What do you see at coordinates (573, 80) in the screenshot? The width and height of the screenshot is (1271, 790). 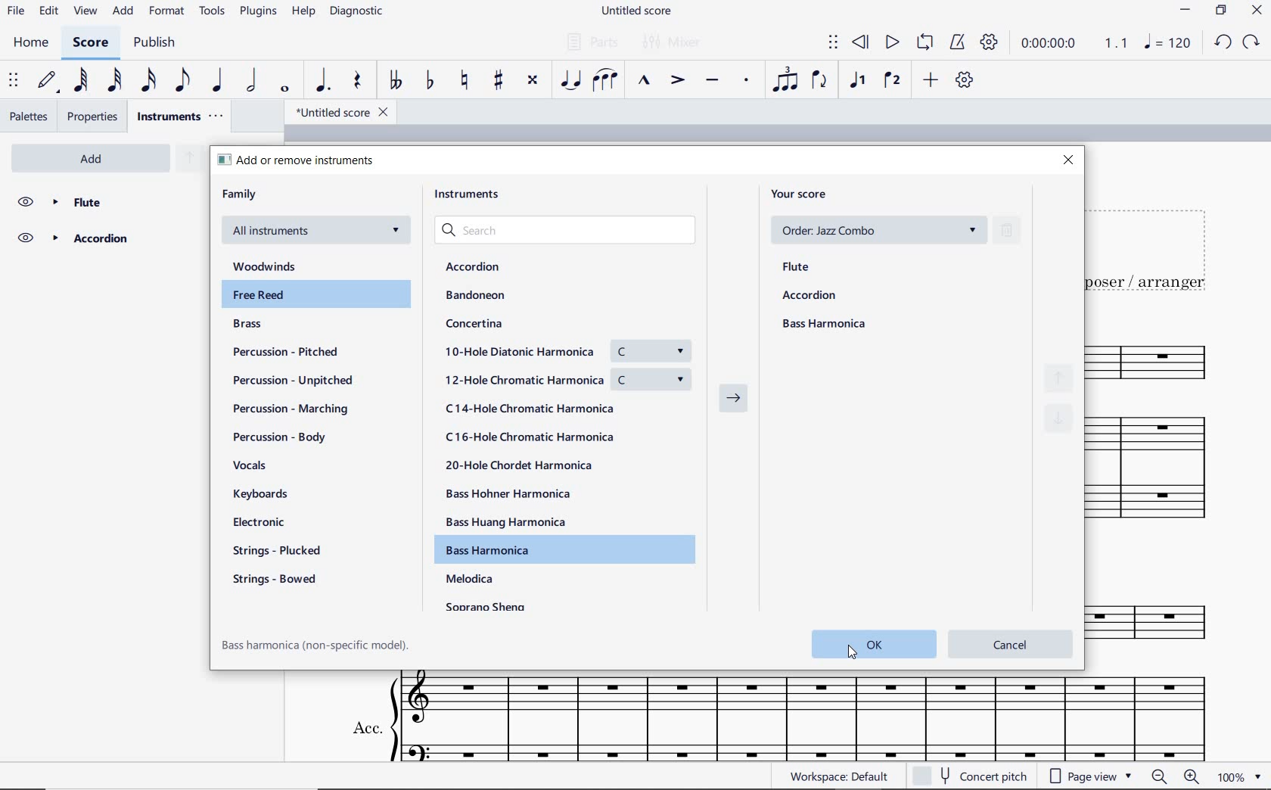 I see `tie` at bounding box center [573, 80].